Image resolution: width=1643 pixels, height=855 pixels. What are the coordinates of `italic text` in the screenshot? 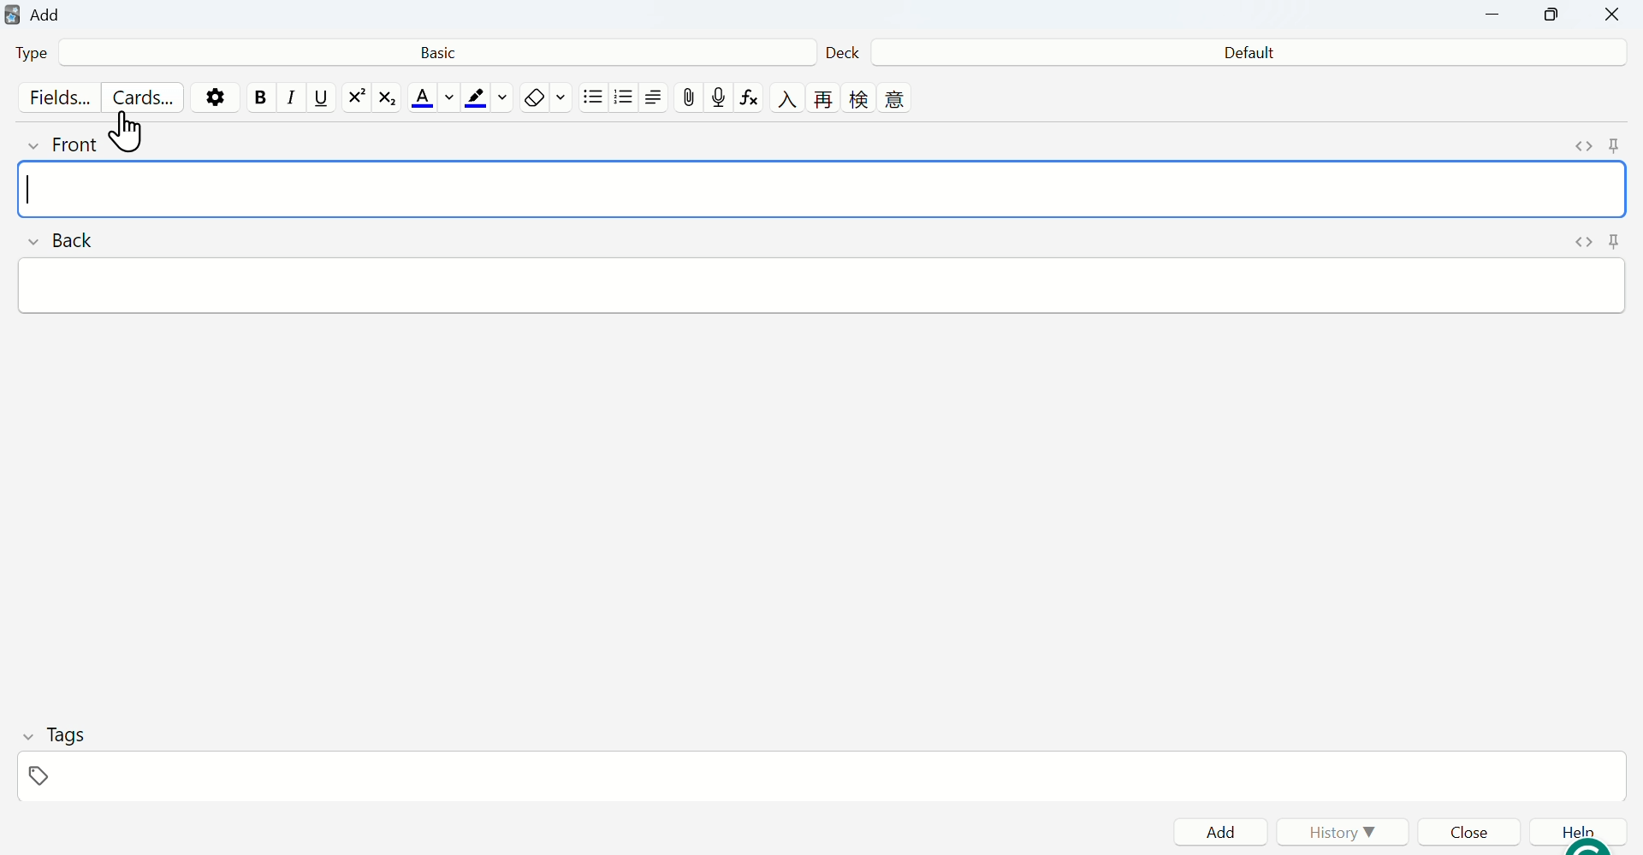 It's located at (291, 97).